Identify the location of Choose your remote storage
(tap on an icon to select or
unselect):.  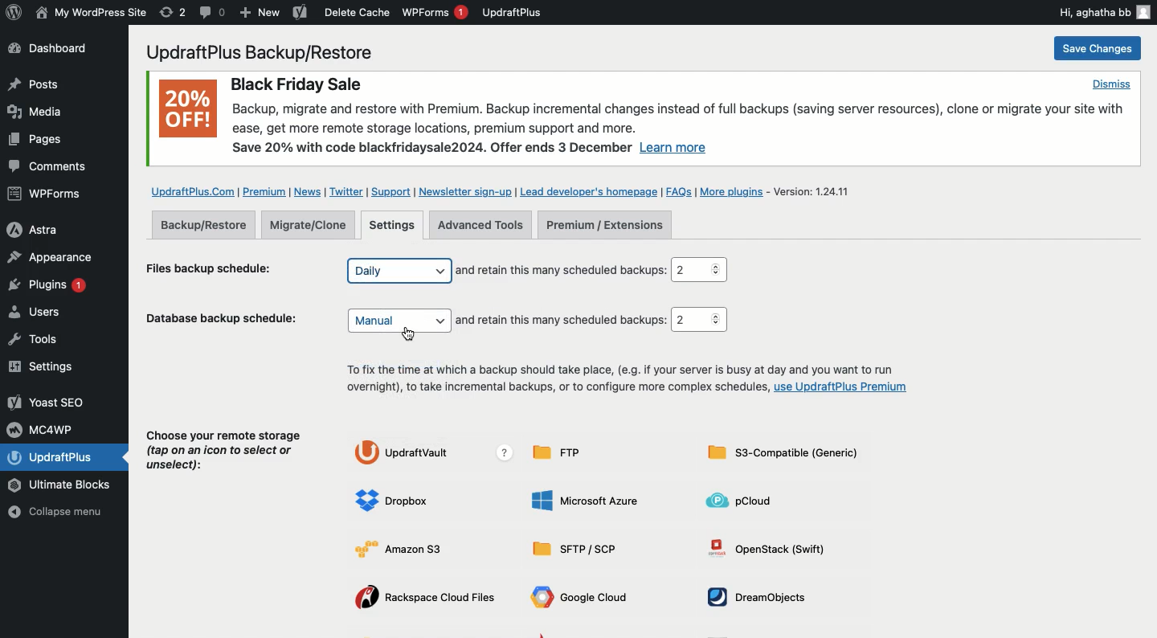
(225, 454).